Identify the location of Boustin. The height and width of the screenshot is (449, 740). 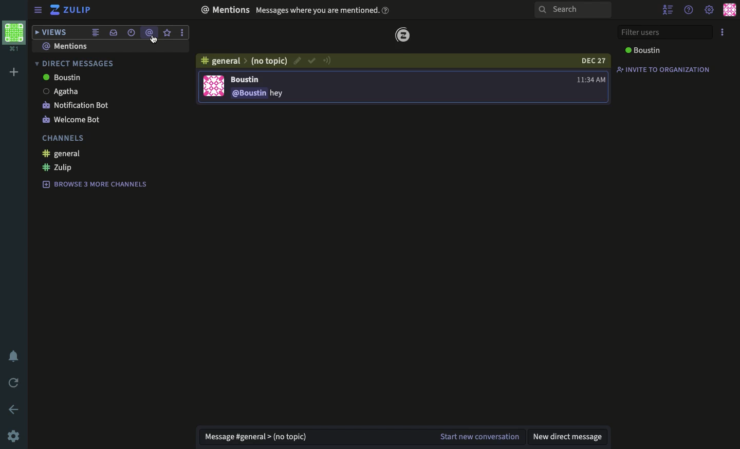
(645, 49).